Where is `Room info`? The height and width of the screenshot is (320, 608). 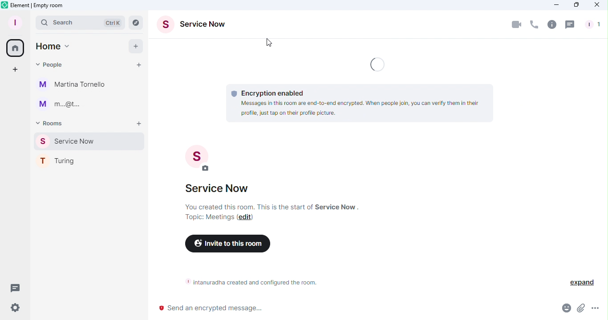
Room info is located at coordinates (551, 24).